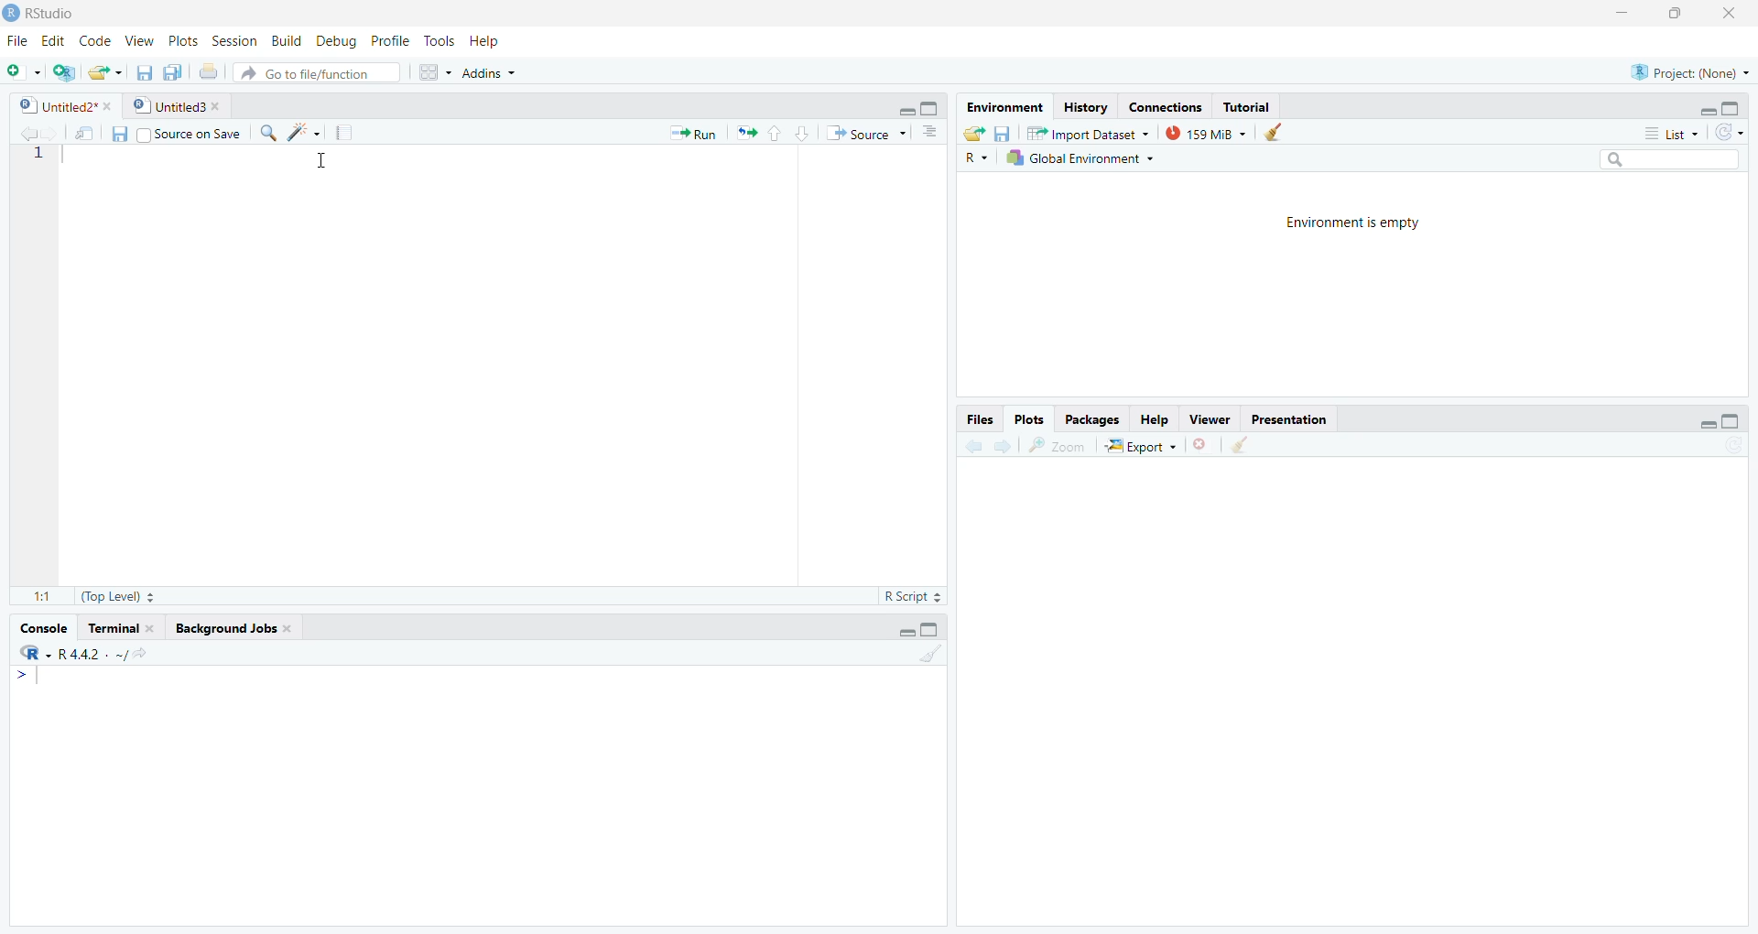 The height and width of the screenshot is (934, 1758). Describe the element at coordinates (864, 133) in the screenshot. I see `Source` at that location.